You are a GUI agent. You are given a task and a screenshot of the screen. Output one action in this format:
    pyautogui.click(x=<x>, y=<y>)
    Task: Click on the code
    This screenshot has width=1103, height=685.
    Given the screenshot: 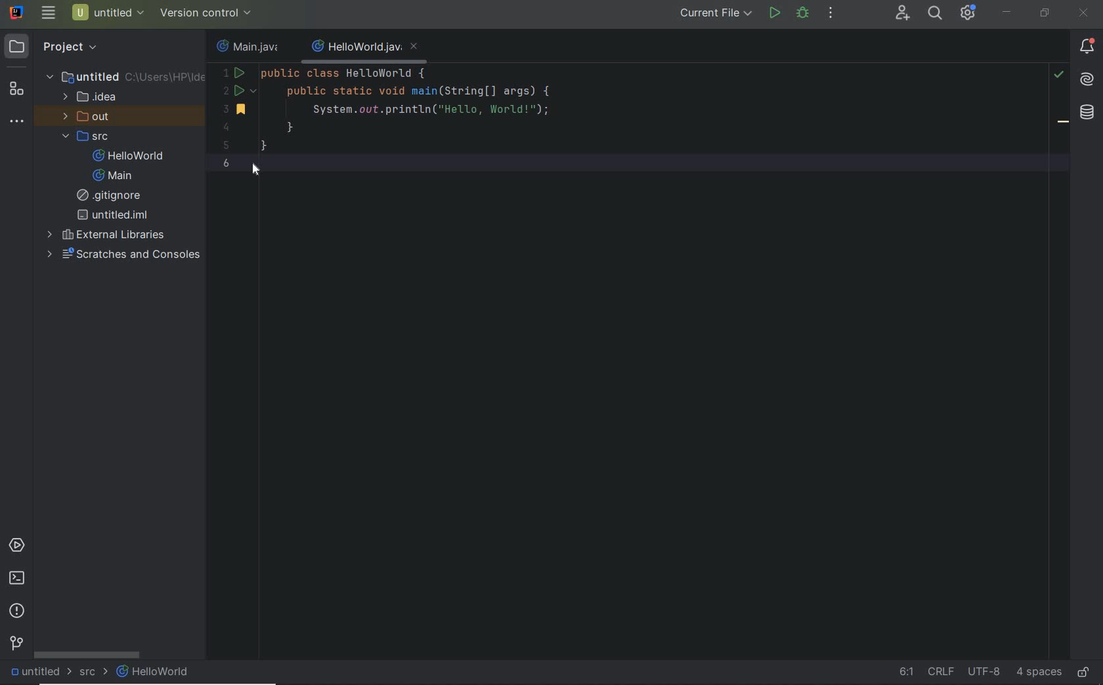 What is the action you would take?
    pyautogui.click(x=434, y=121)
    